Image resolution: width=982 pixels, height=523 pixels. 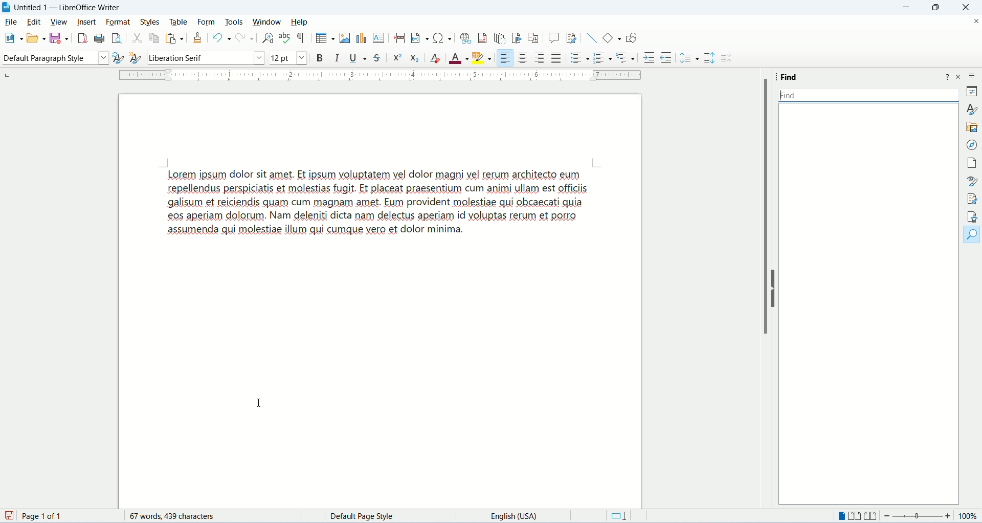 I want to click on subscript, so click(x=414, y=59).